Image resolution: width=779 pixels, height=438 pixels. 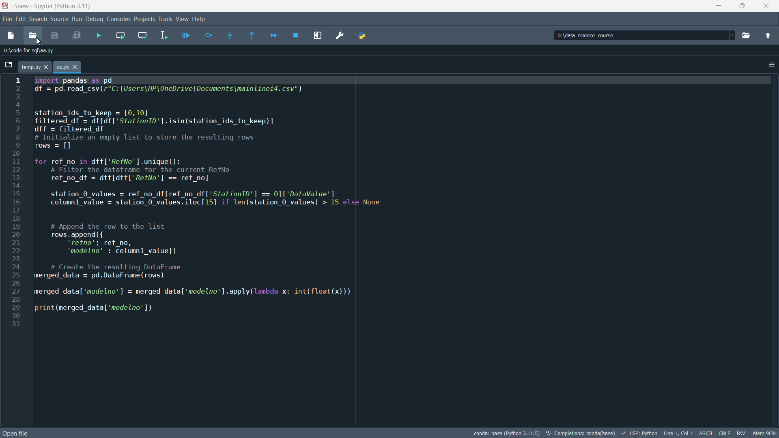 What do you see at coordinates (94, 19) in the screenshot?
I see `debug menu` at bounding box center [94, 19].